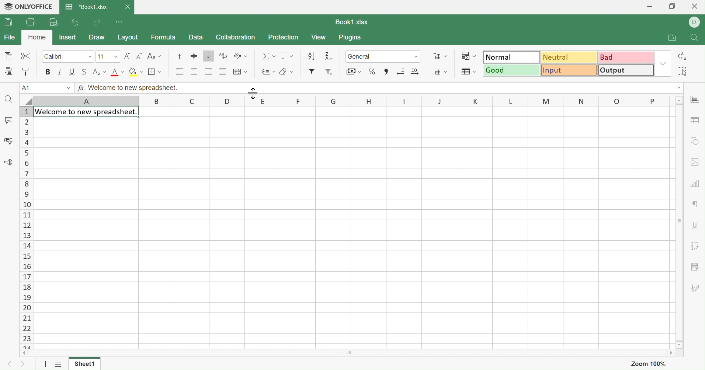 Image resolution: width=705 pixels, height=370 pixels. I want to click on Paste, so click(7, 71).